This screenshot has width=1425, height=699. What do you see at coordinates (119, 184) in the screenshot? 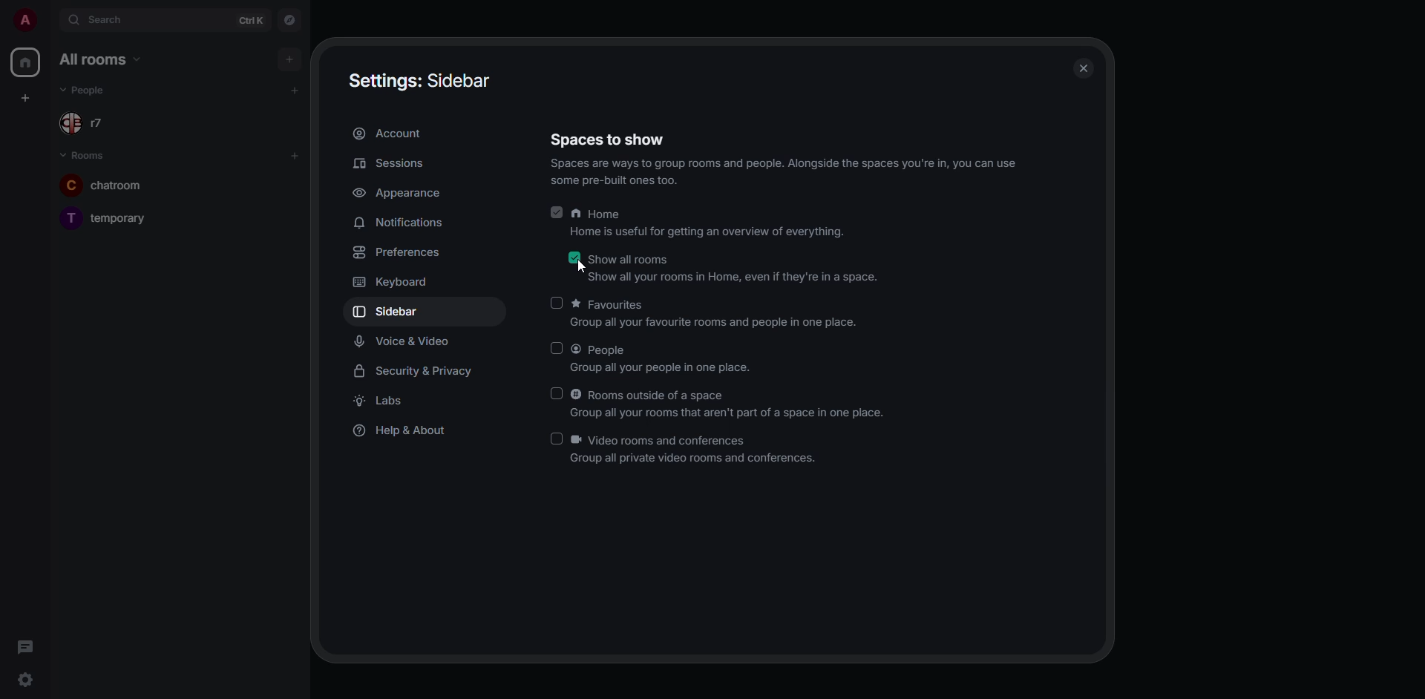
I see `chatroom` at bounding box center [119, 184].